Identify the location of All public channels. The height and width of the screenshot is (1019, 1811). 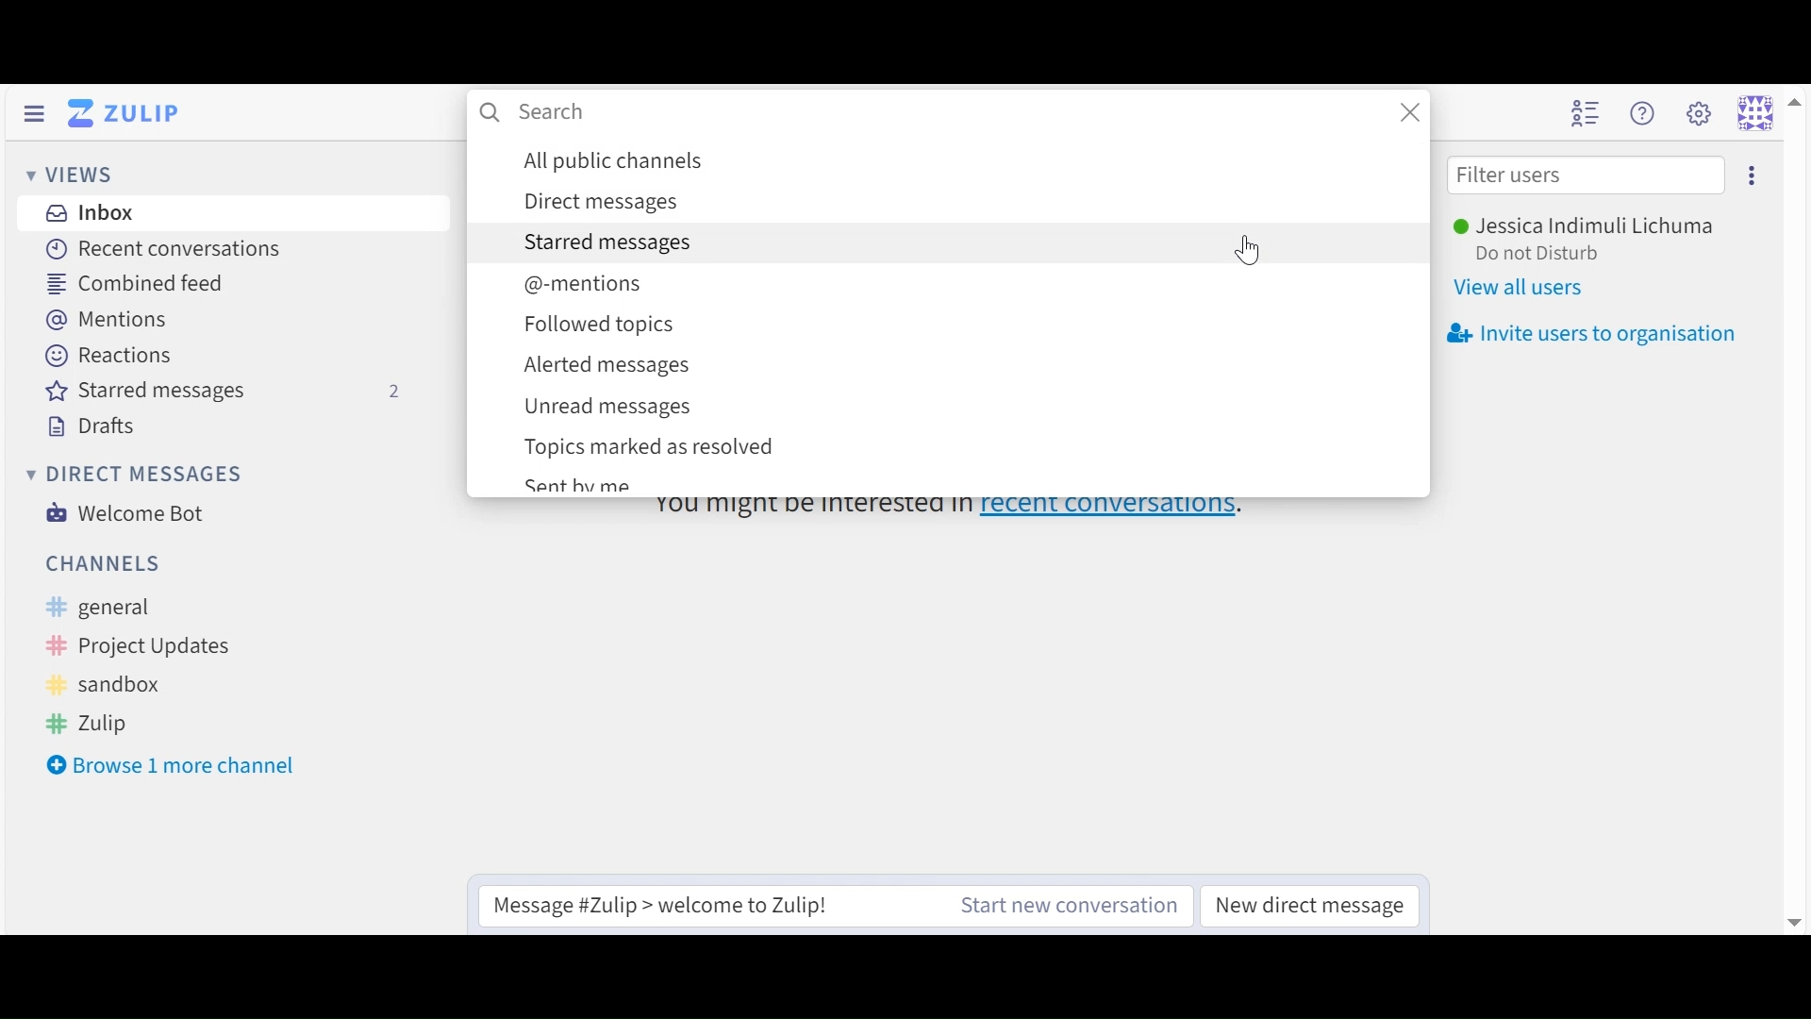
(967, 160).